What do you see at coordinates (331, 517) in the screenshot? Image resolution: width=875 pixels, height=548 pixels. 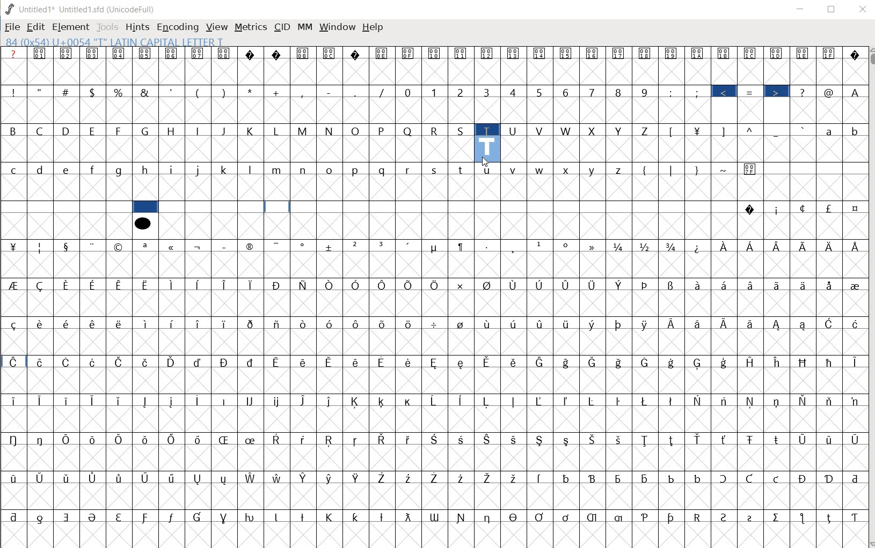 I see `Symbol` at bounding box center [331, 517].